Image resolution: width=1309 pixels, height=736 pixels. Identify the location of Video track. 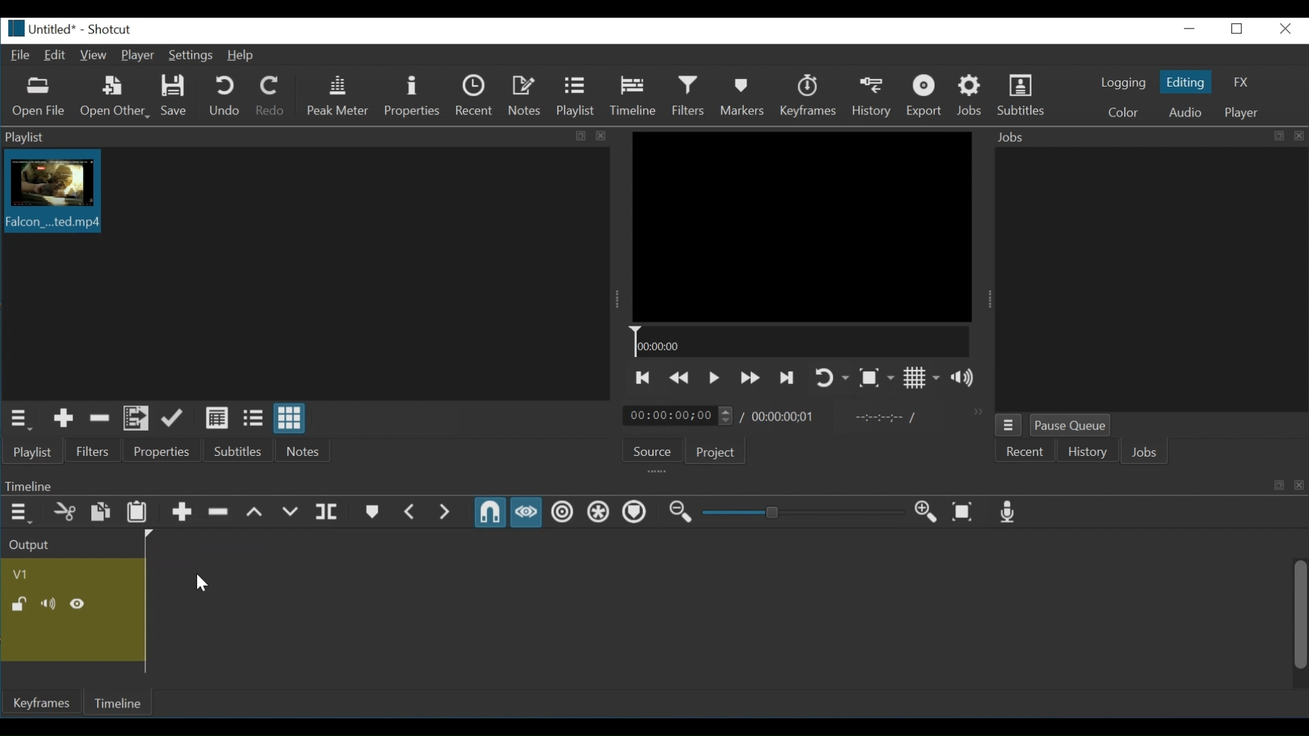
(23, 572).